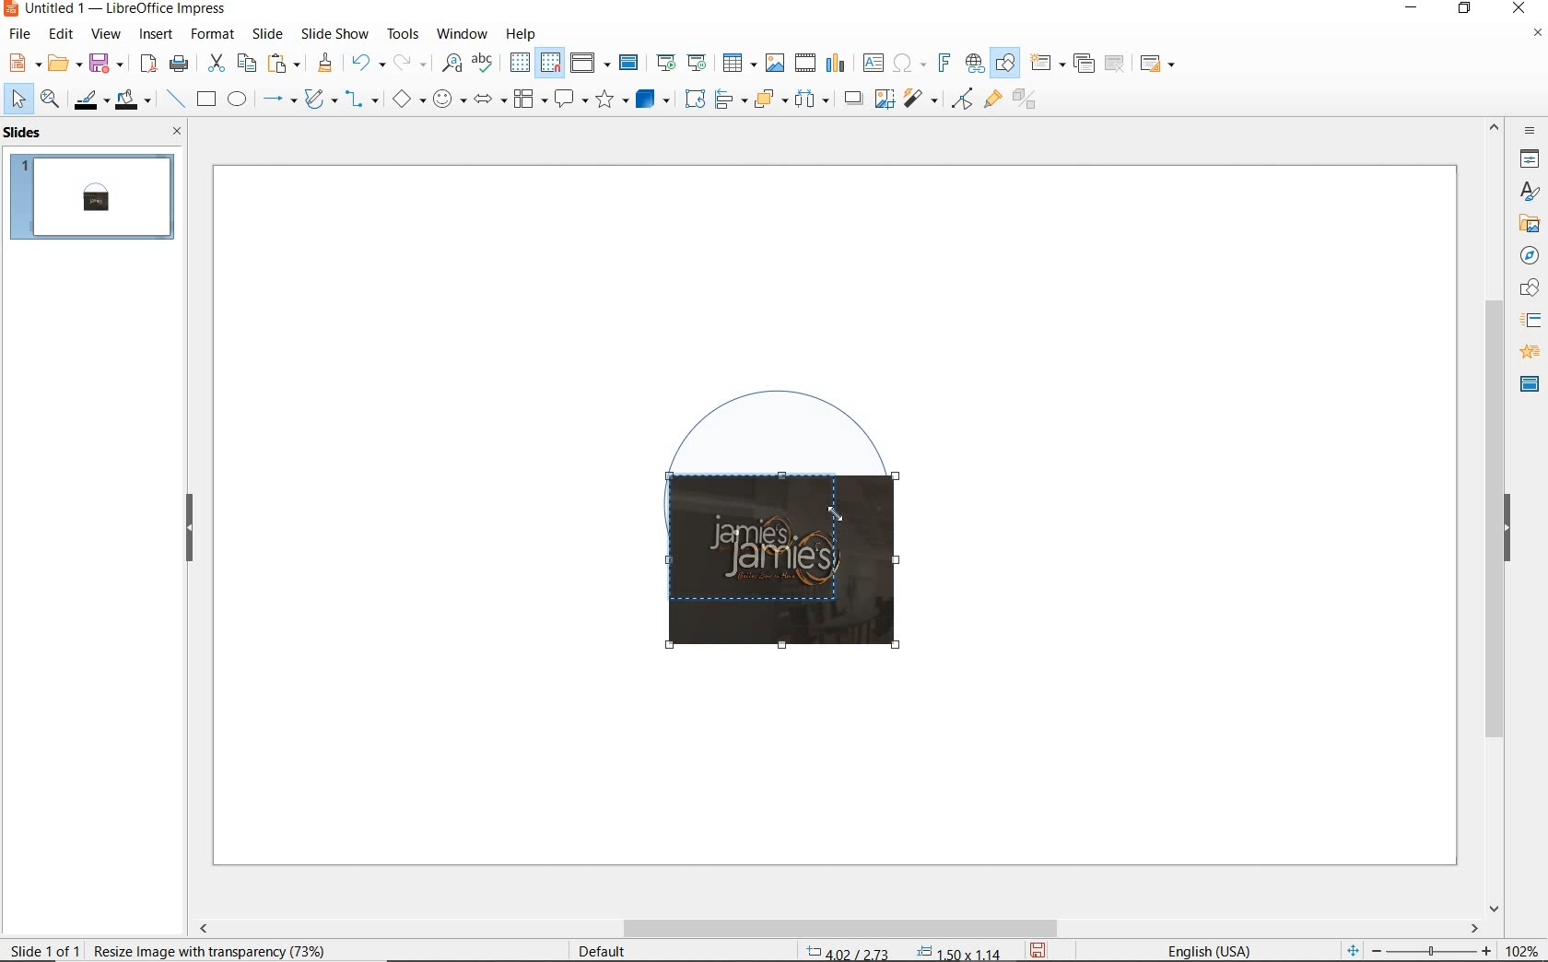 Image resolution: width=1548 pixels, height=962 pixels. I want to click on block arrows, so click(487, 100).